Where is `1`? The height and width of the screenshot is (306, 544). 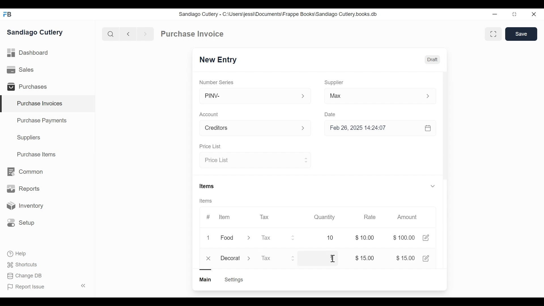
1 is located at coordinates (329, 258).